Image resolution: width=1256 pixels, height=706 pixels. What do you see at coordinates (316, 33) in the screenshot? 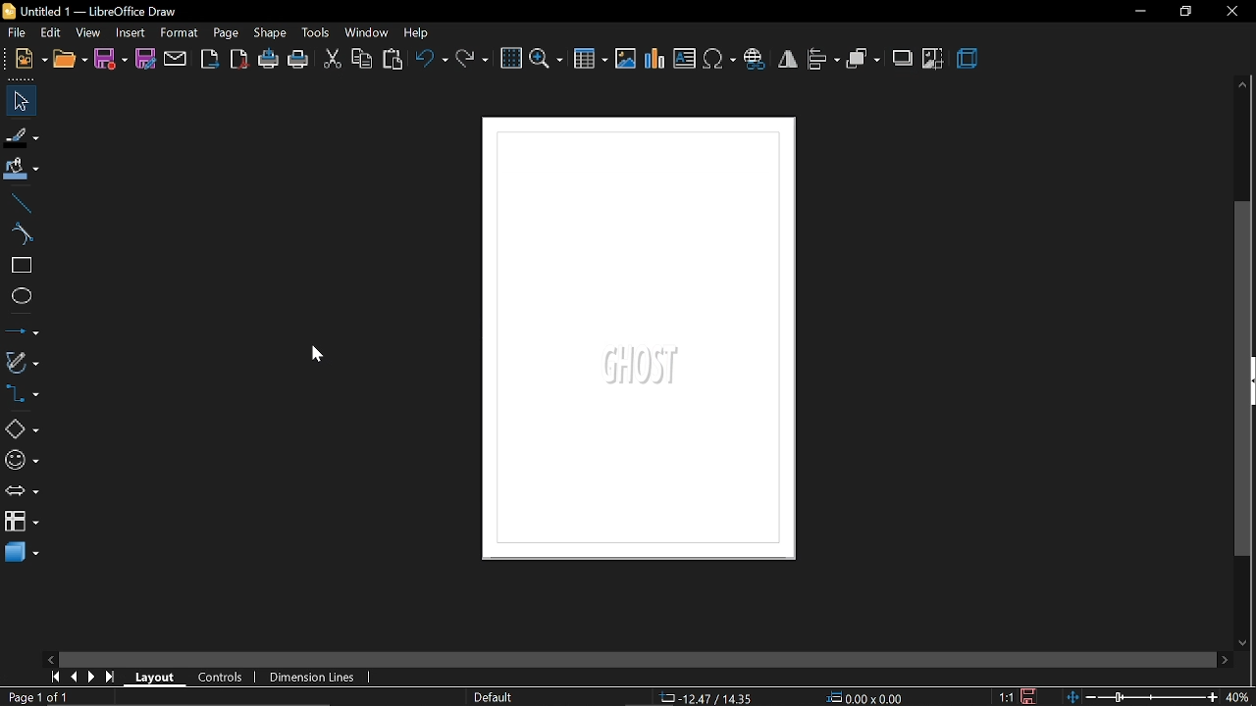
I see `tools` at bounding box center [316, 33].